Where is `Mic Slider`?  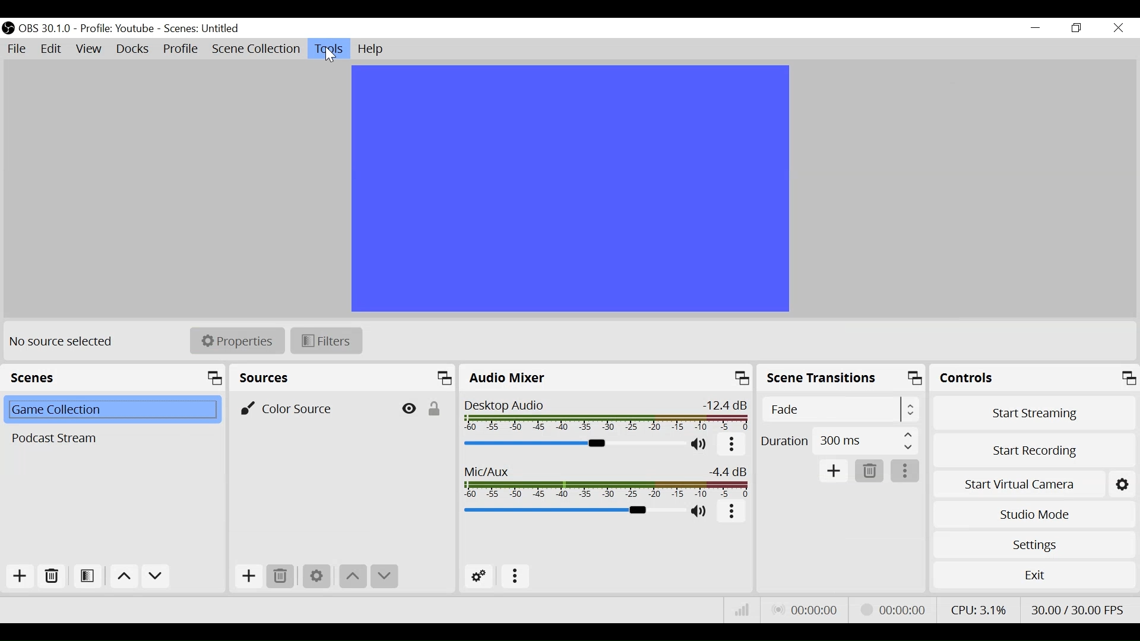 Mic Slider is located at coordinates (572, 510).